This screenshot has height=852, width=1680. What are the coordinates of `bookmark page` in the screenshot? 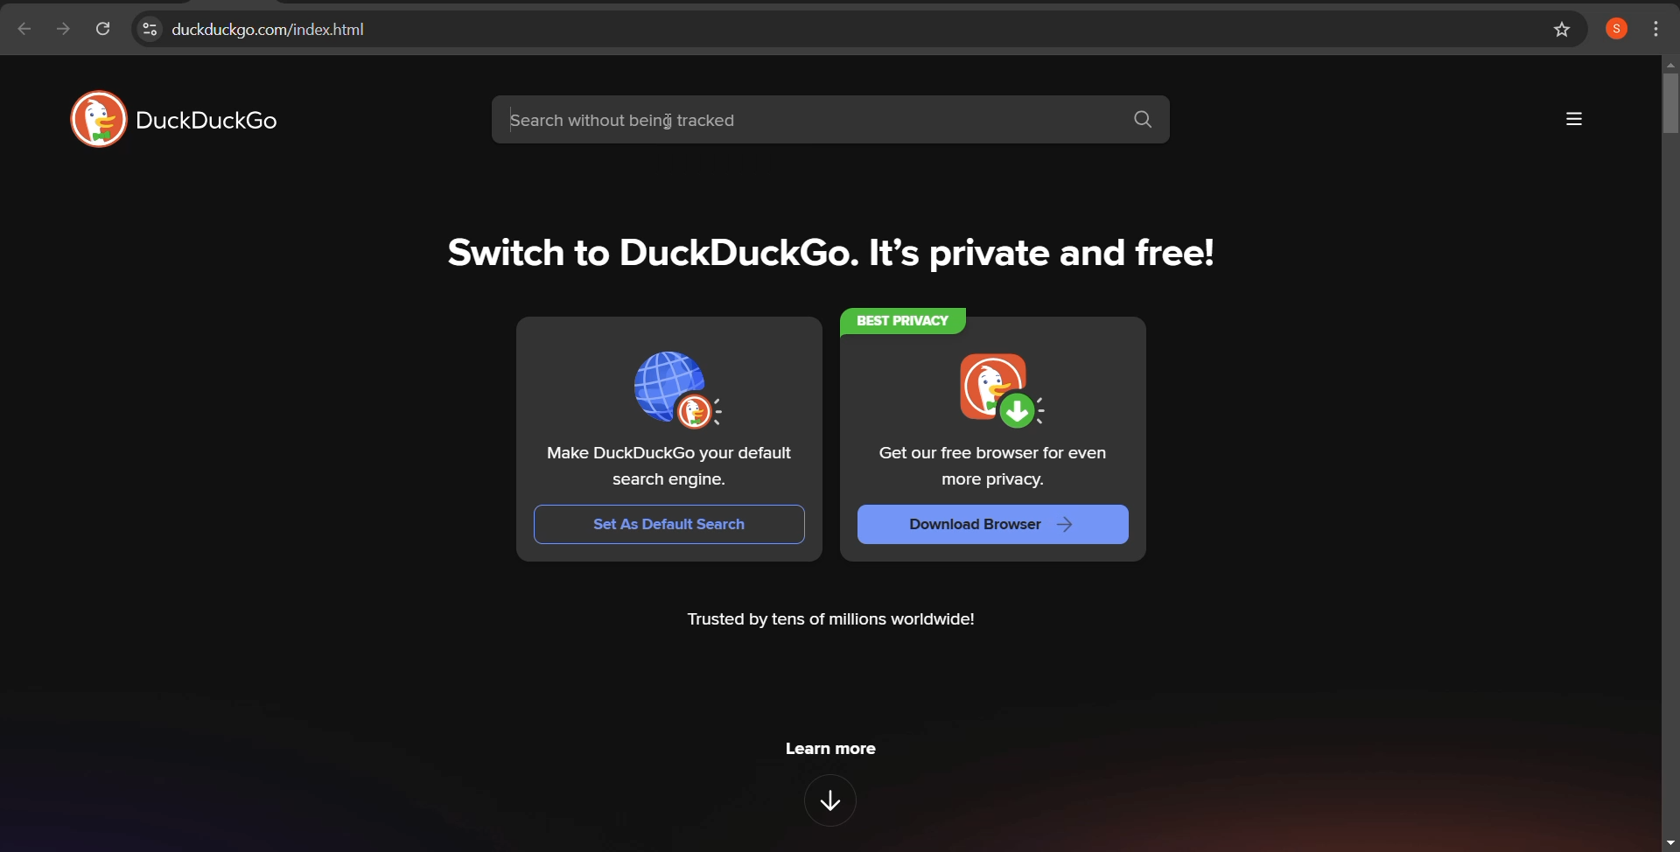 It's located at (1564, 30).